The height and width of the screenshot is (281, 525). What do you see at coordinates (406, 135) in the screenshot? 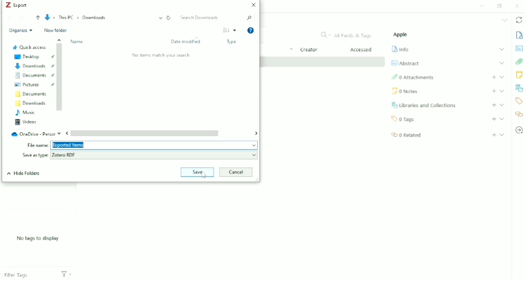
I see `Related` at bounding box center [406, 135].